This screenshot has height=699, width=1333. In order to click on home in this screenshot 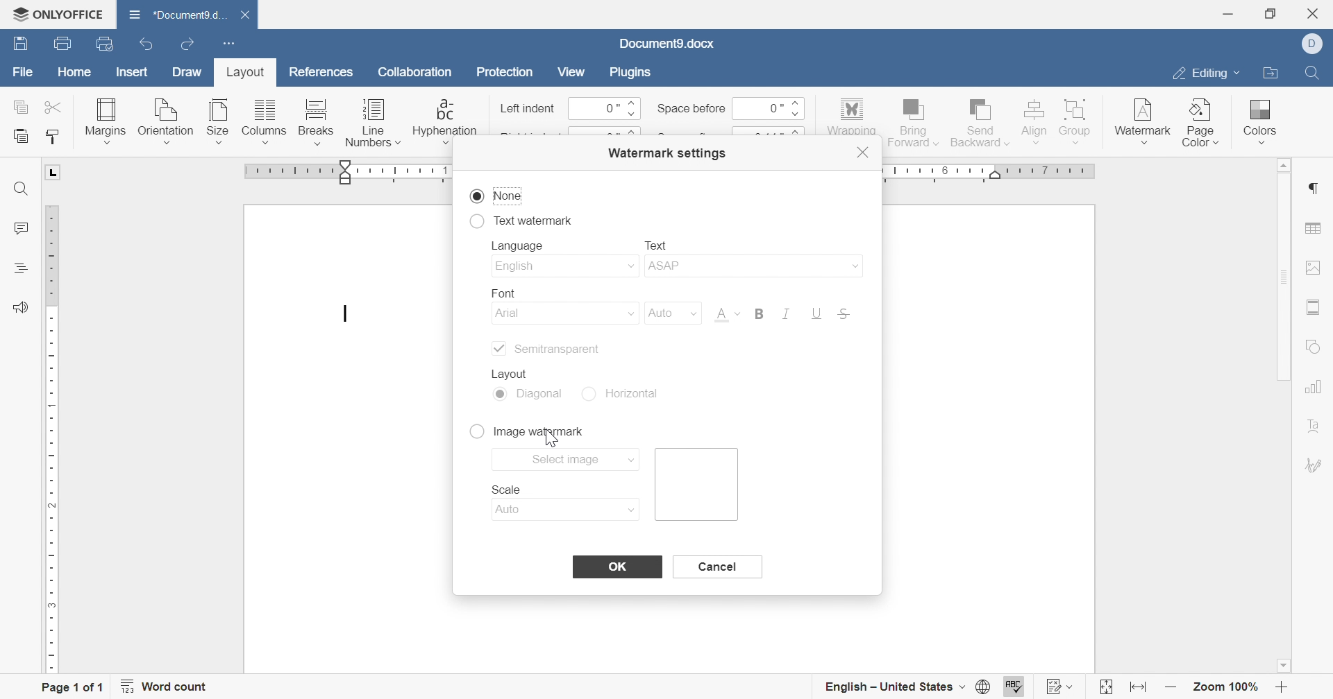, I will do `click(75, 74)`.